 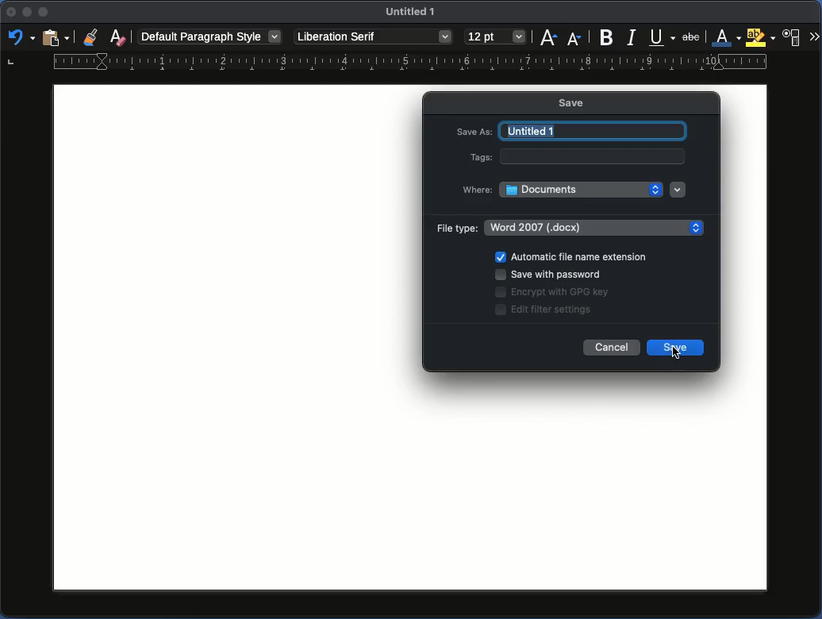 What do you see at coordinates (18, 39) in the screenshot?
I see `Redo` at bounding box center [18, 39].